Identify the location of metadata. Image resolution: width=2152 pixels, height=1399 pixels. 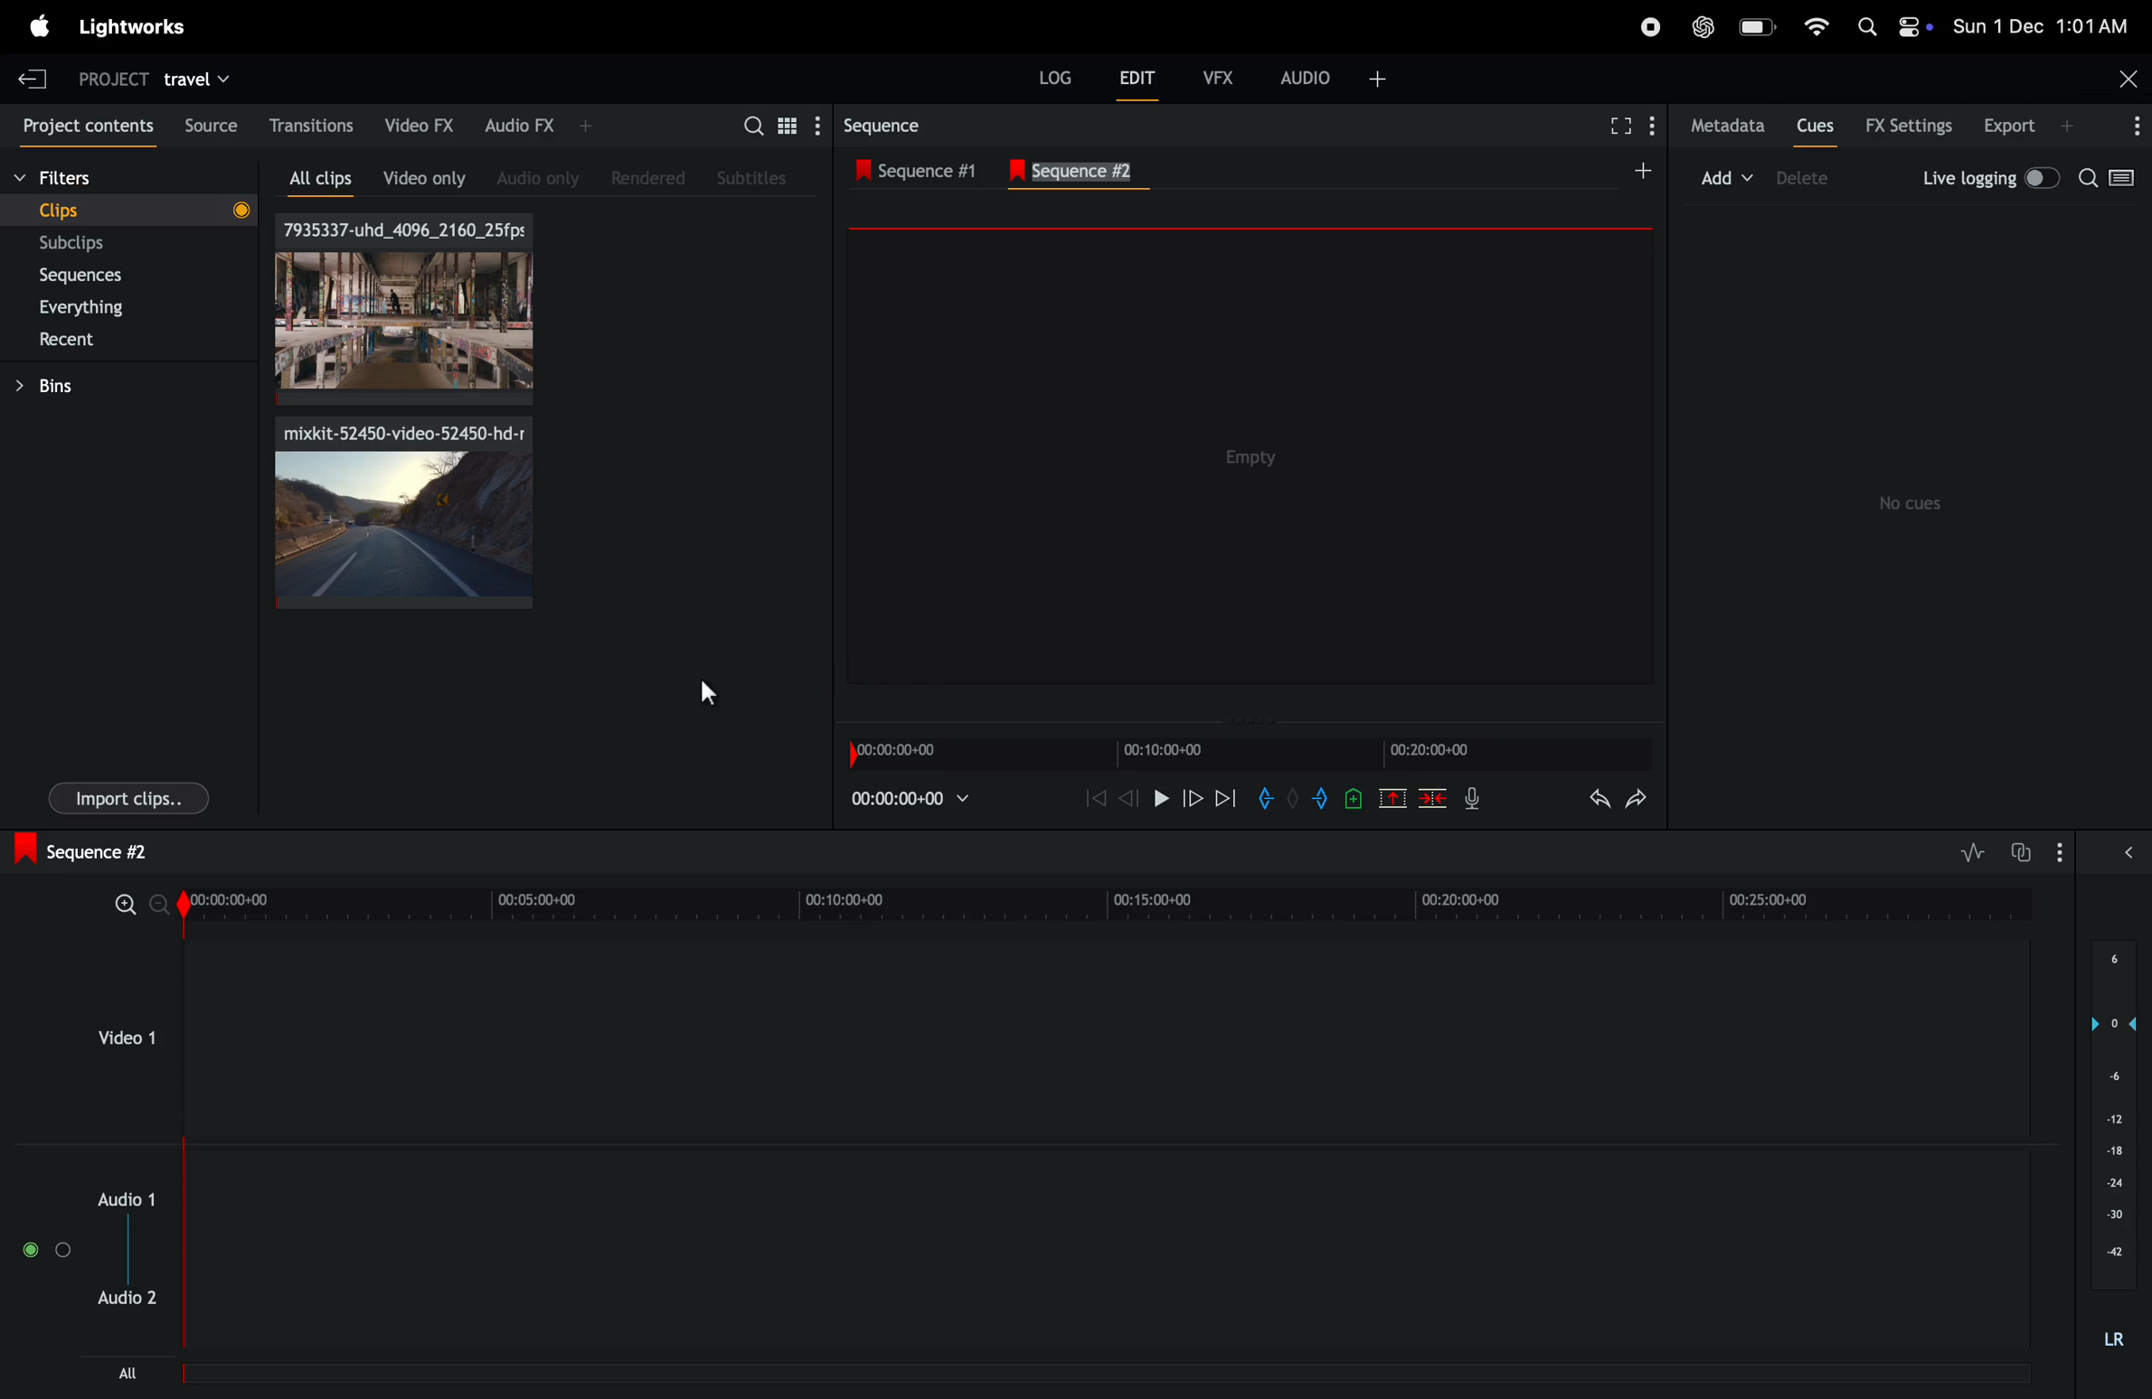
(1730, 127).